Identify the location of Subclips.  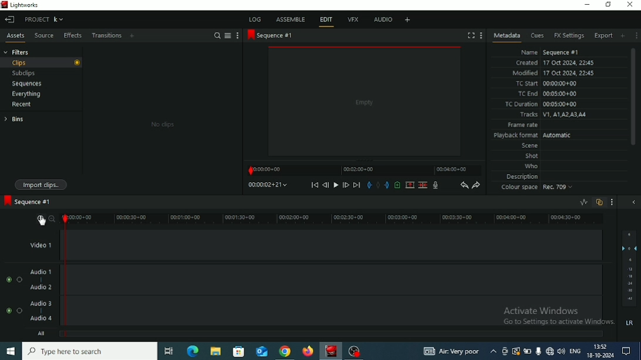
(23, 73).